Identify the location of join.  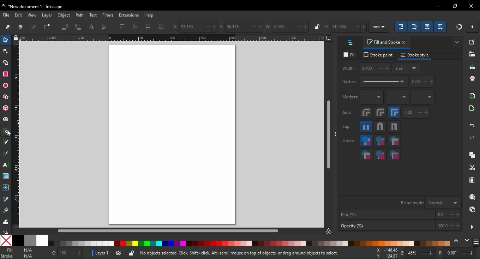
(346, 112).